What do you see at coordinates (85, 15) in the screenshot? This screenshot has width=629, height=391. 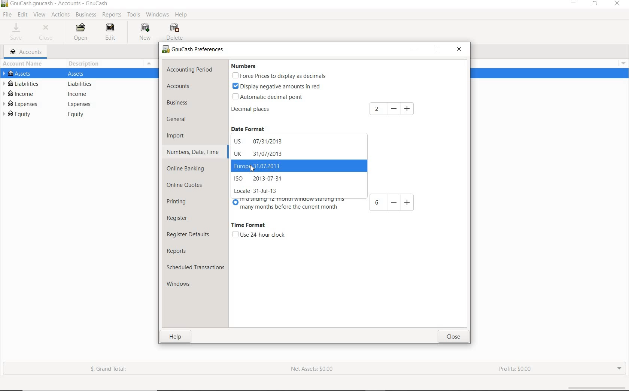 I see `BUSIINESS` at bounding box center [85, 15].